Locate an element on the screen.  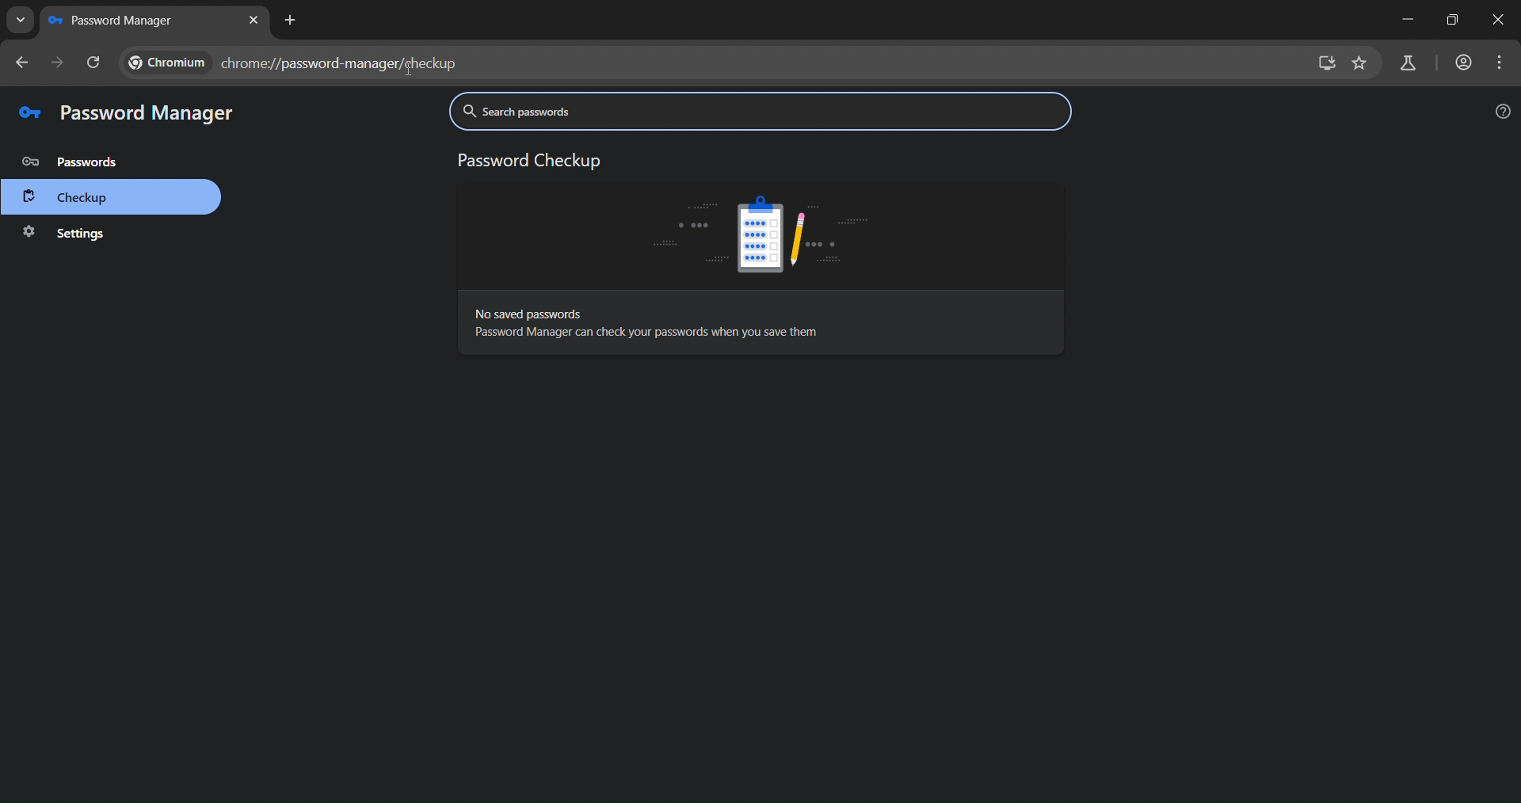
close tab is located at coordinates (255, 20).